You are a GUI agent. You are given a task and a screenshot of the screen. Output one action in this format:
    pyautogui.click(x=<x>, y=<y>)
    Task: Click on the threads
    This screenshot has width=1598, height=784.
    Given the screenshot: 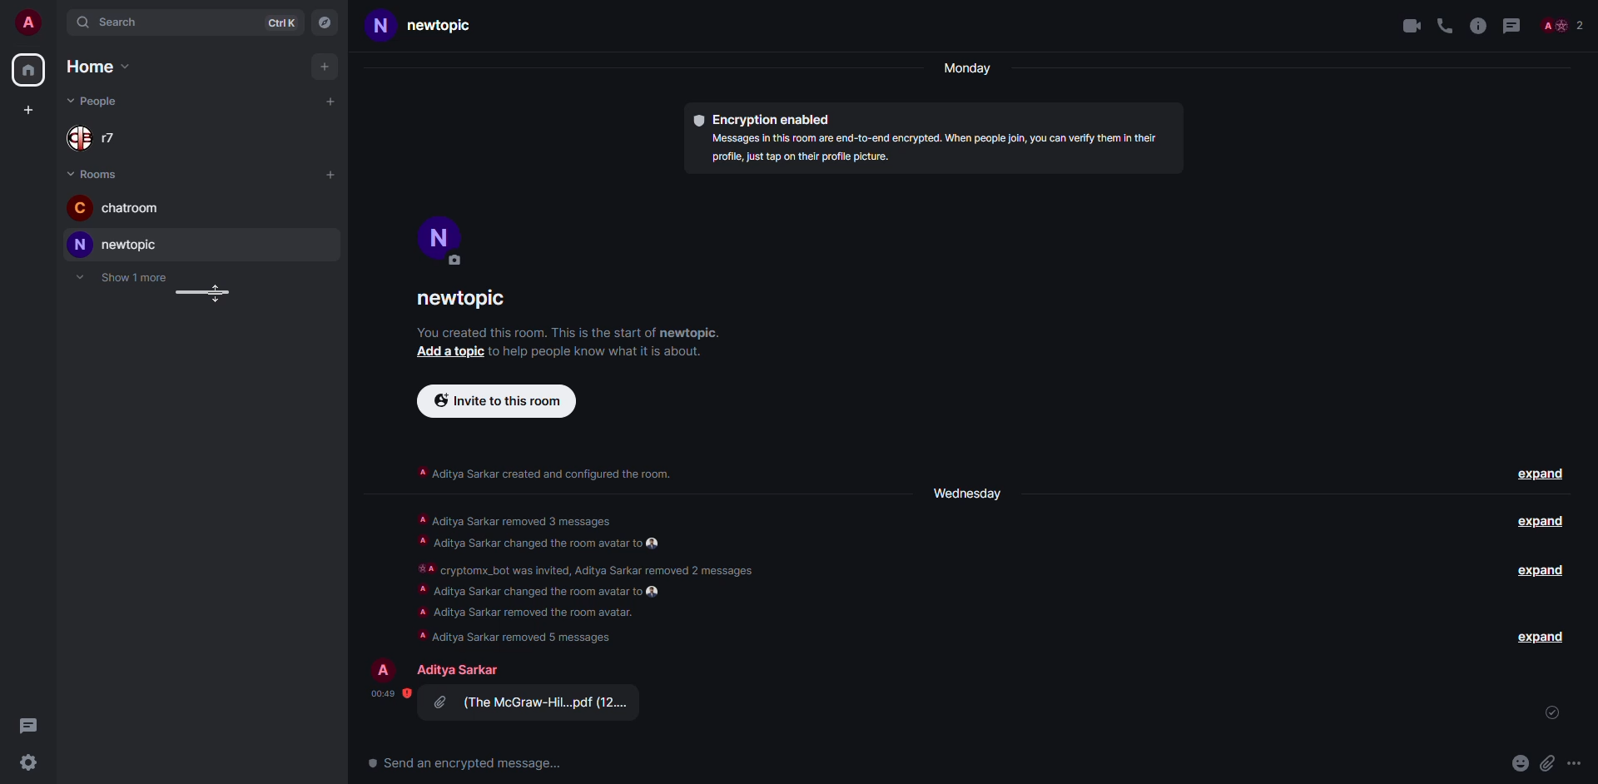 What is the action you would take?
    pyautogui.click(x=26, y=723)
    